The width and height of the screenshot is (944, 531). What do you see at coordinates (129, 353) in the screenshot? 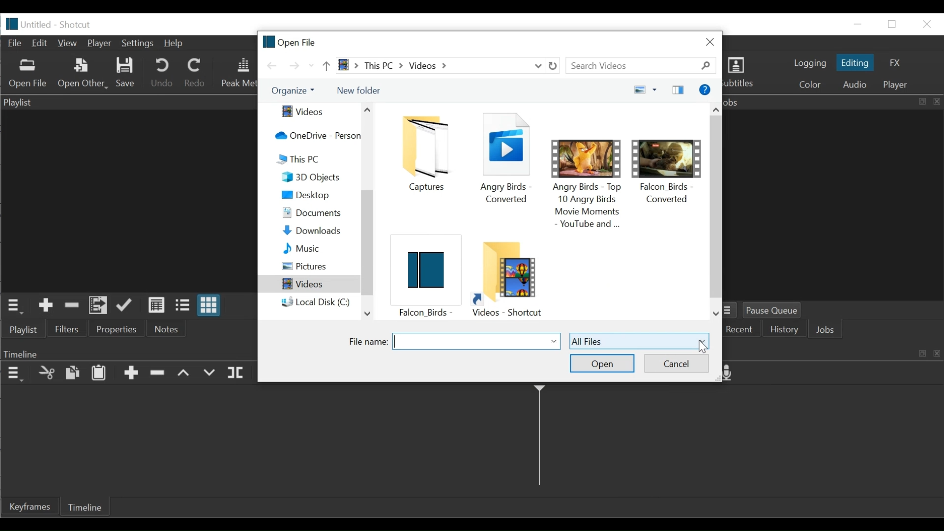
I see `Timeline Panel` at bounding box center [129, 353].